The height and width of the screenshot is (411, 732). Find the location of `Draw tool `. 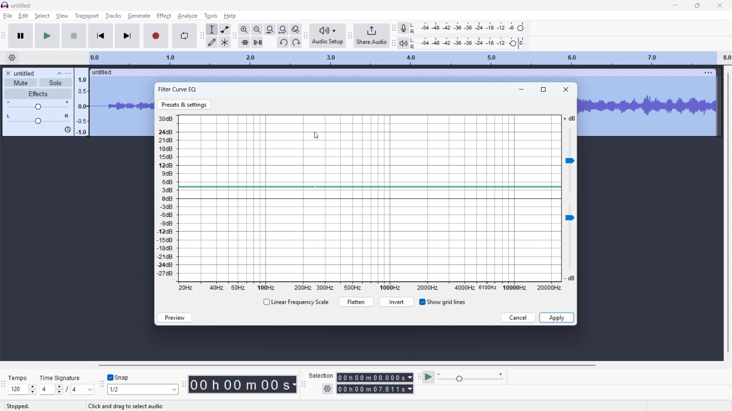

Draw tool  is located at coordinates (212, 43).